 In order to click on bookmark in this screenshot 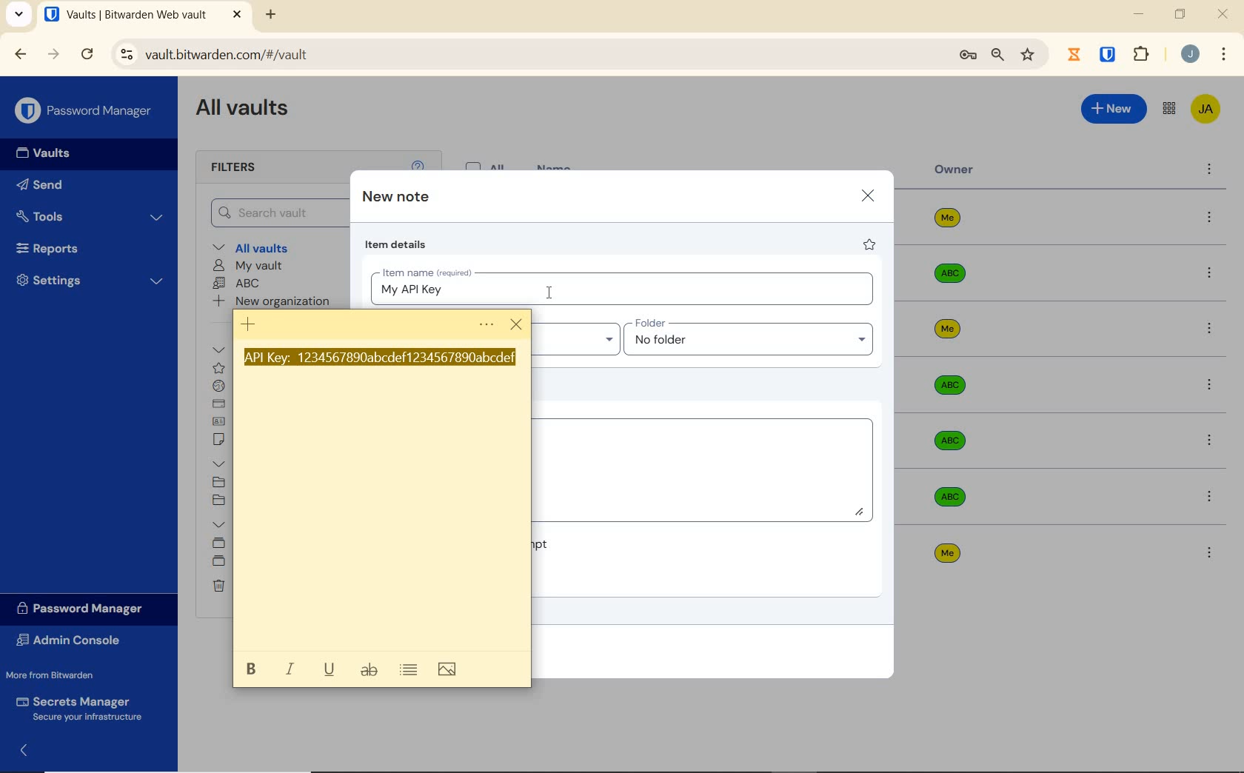, I will do `click(1028, 56)`.